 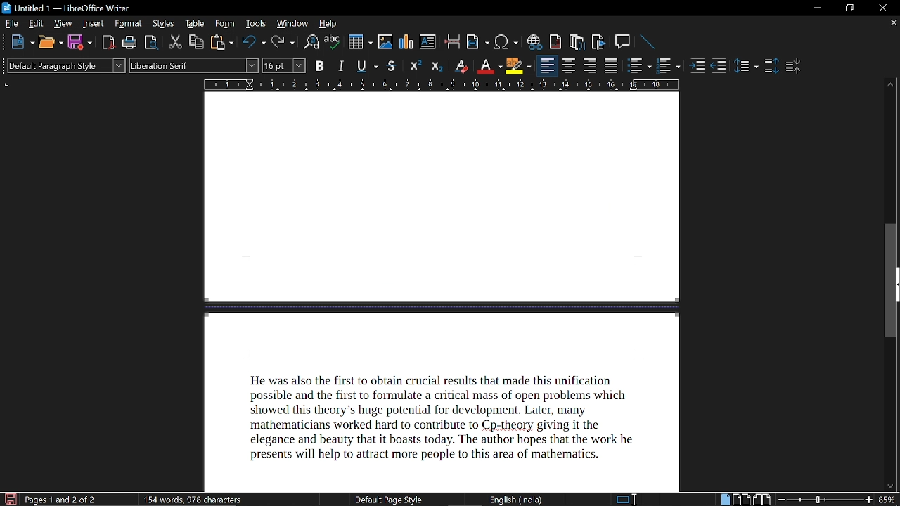 What do you see at coordinates (368, 66) in the screenshot?
I see `Underline` at bounding box center [368, 66].